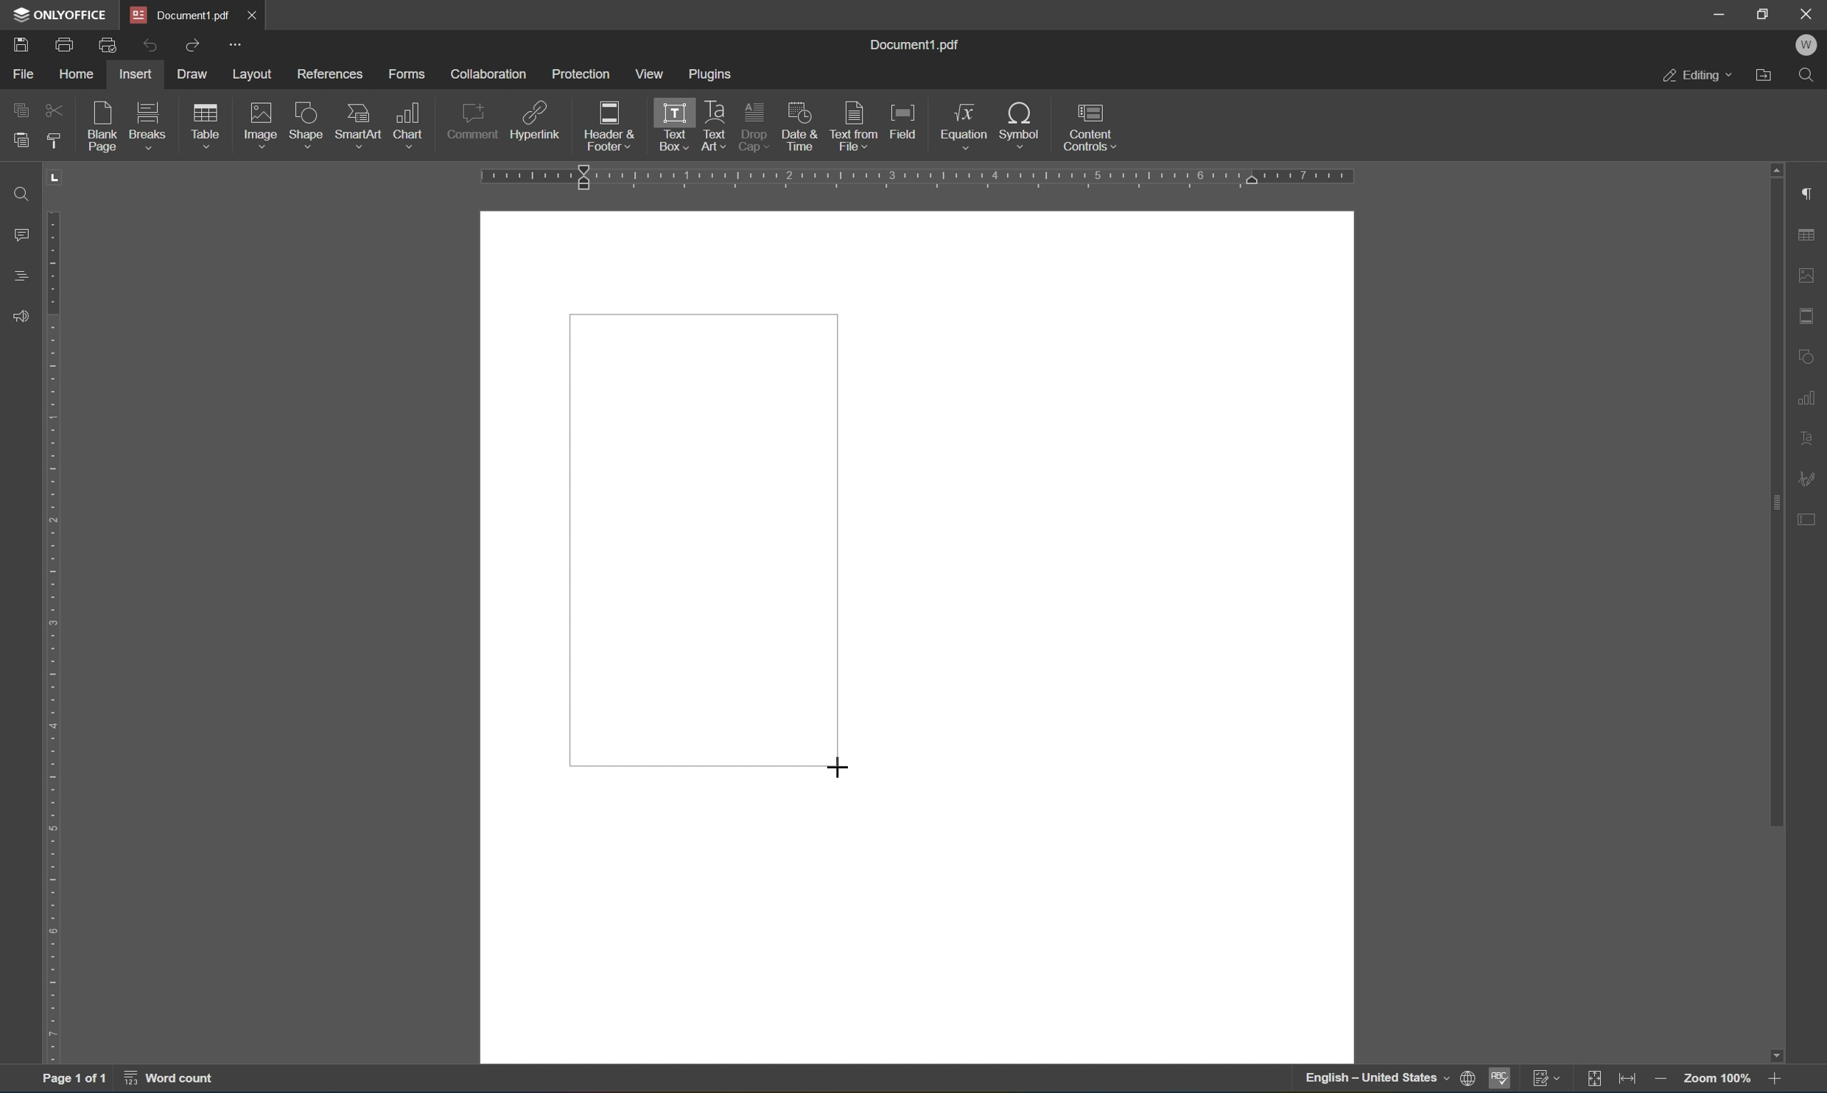 The image size is (1827, 1093). Describe the element at coordinates (1503, 1078) in the screenshot. I see `spell checking` at that location.